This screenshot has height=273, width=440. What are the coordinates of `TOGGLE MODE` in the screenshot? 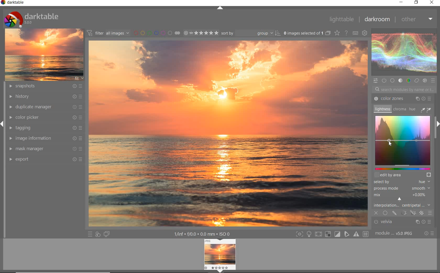 It's located at (332, 234).